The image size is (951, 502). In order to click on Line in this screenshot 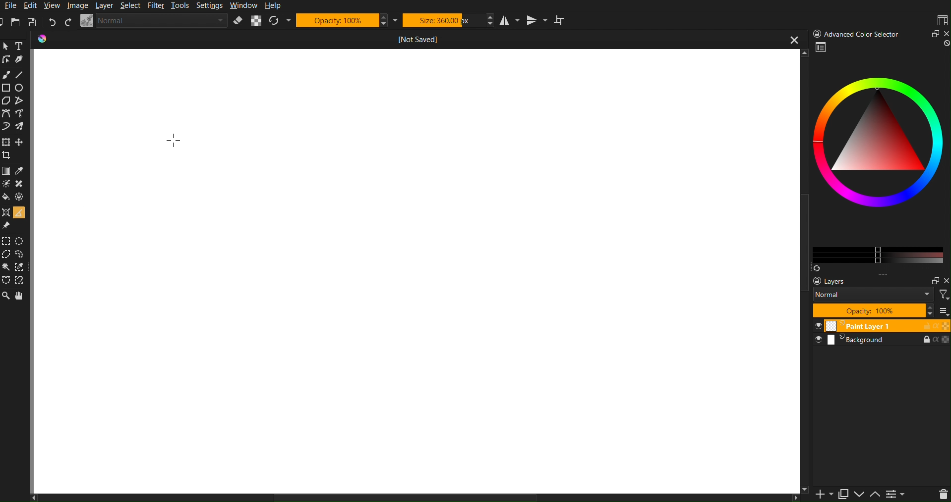, I will do `click(20, 73)`.